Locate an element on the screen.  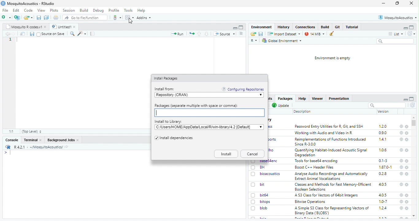
web is located at coordinates (401, 174).